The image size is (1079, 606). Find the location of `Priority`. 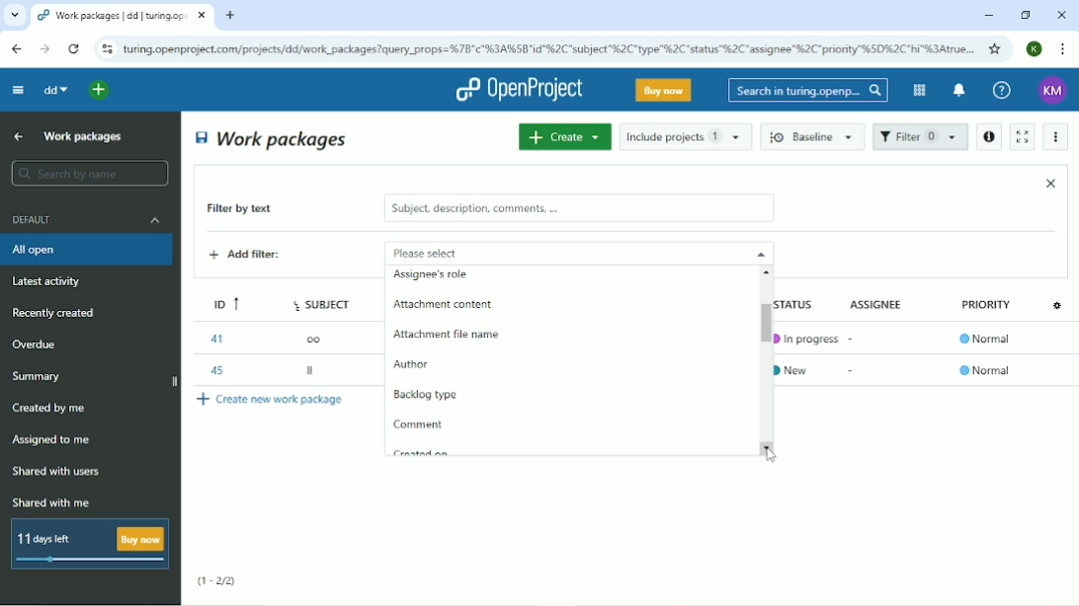

Priority is located at coordinates (988, 310).